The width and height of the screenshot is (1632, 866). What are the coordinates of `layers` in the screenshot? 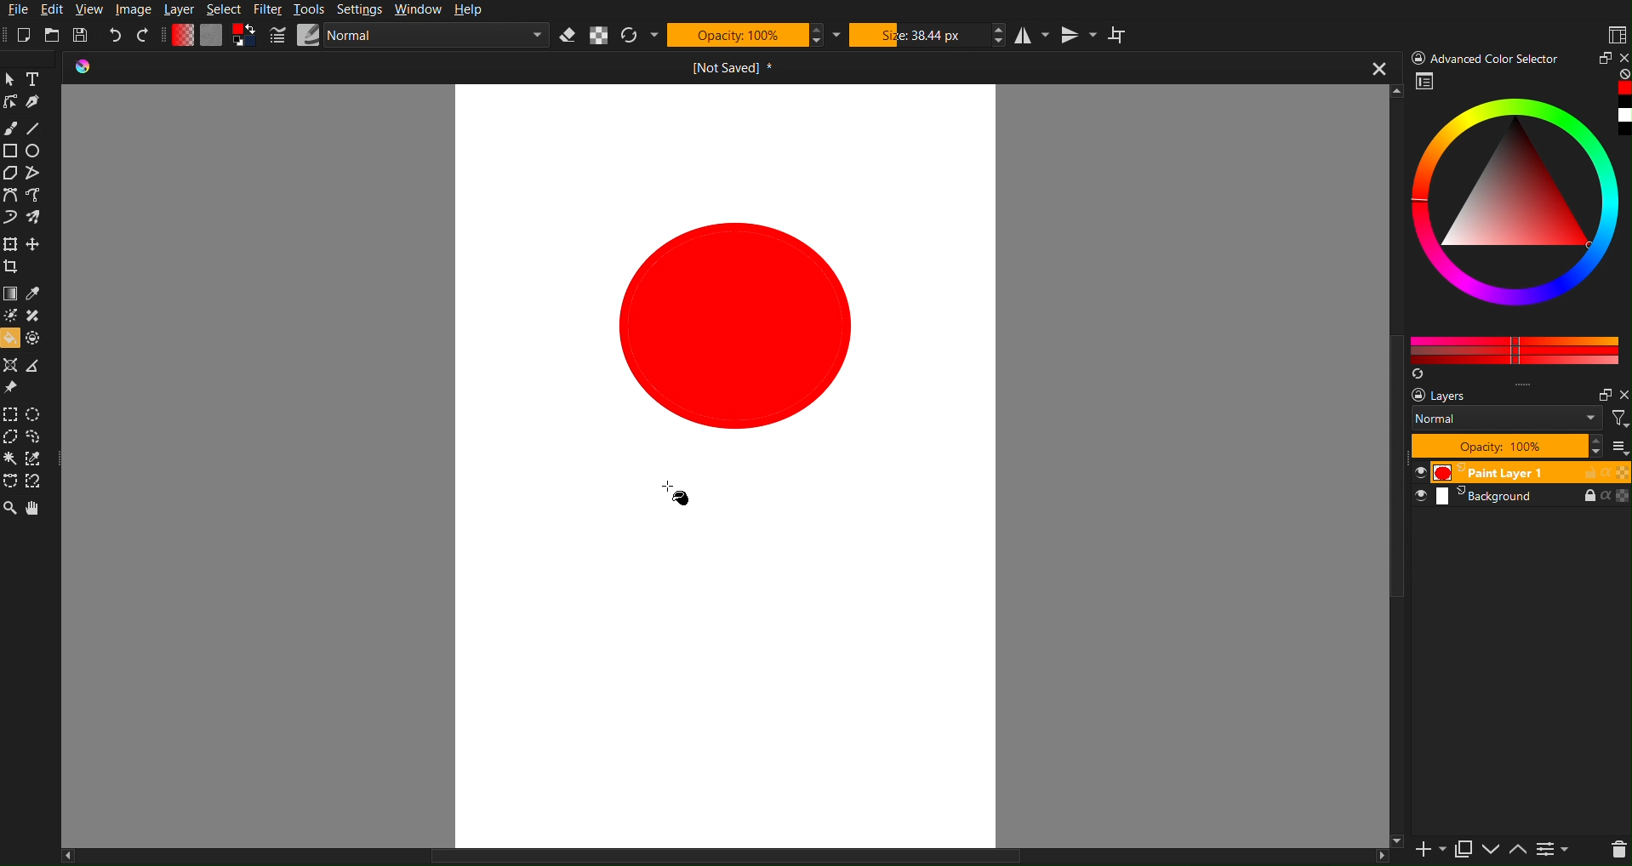 It's located at (1438, 394).